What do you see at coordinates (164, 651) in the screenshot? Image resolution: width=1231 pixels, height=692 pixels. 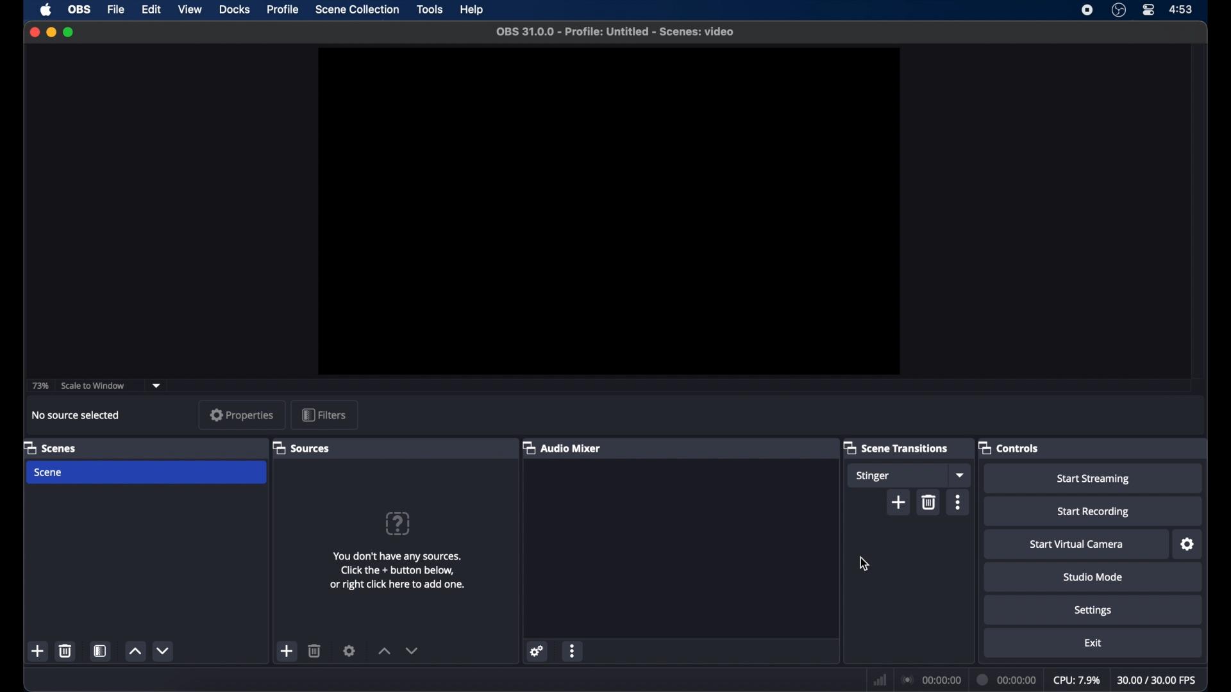 I see `decrement` at bounding box center [164, 651].